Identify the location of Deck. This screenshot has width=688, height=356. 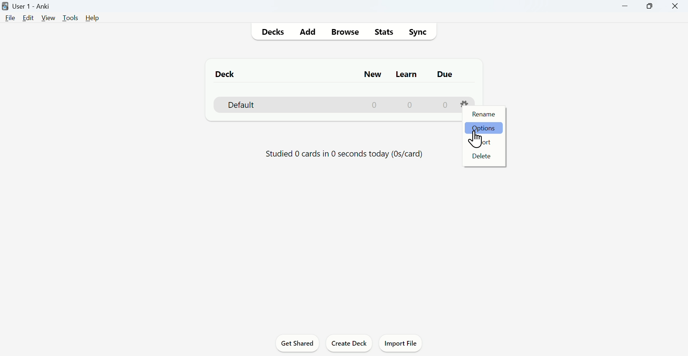
(335, 105).